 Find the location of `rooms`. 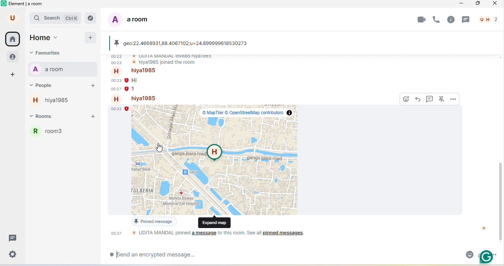

rooms is located at coordinates (50, 117).